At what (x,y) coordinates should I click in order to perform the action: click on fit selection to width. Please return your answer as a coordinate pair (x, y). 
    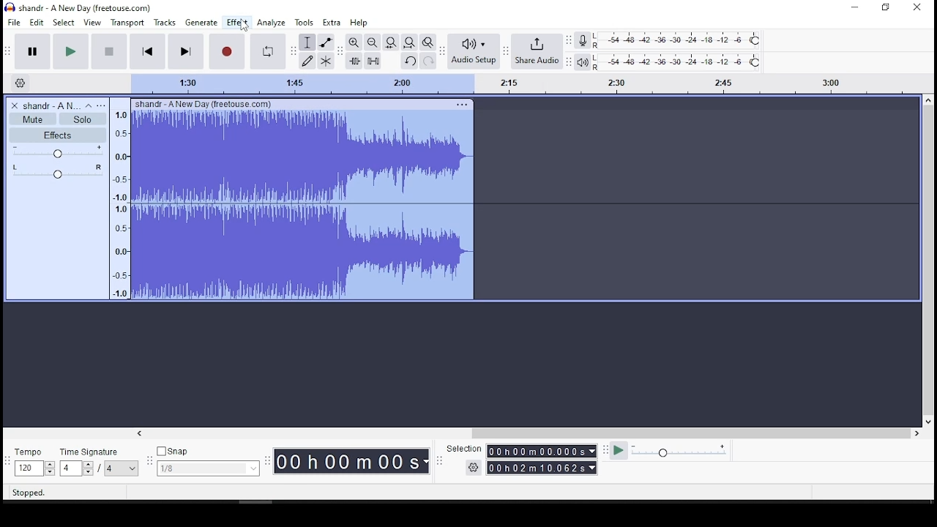
    Looking at the image, I should click on (390, 42).